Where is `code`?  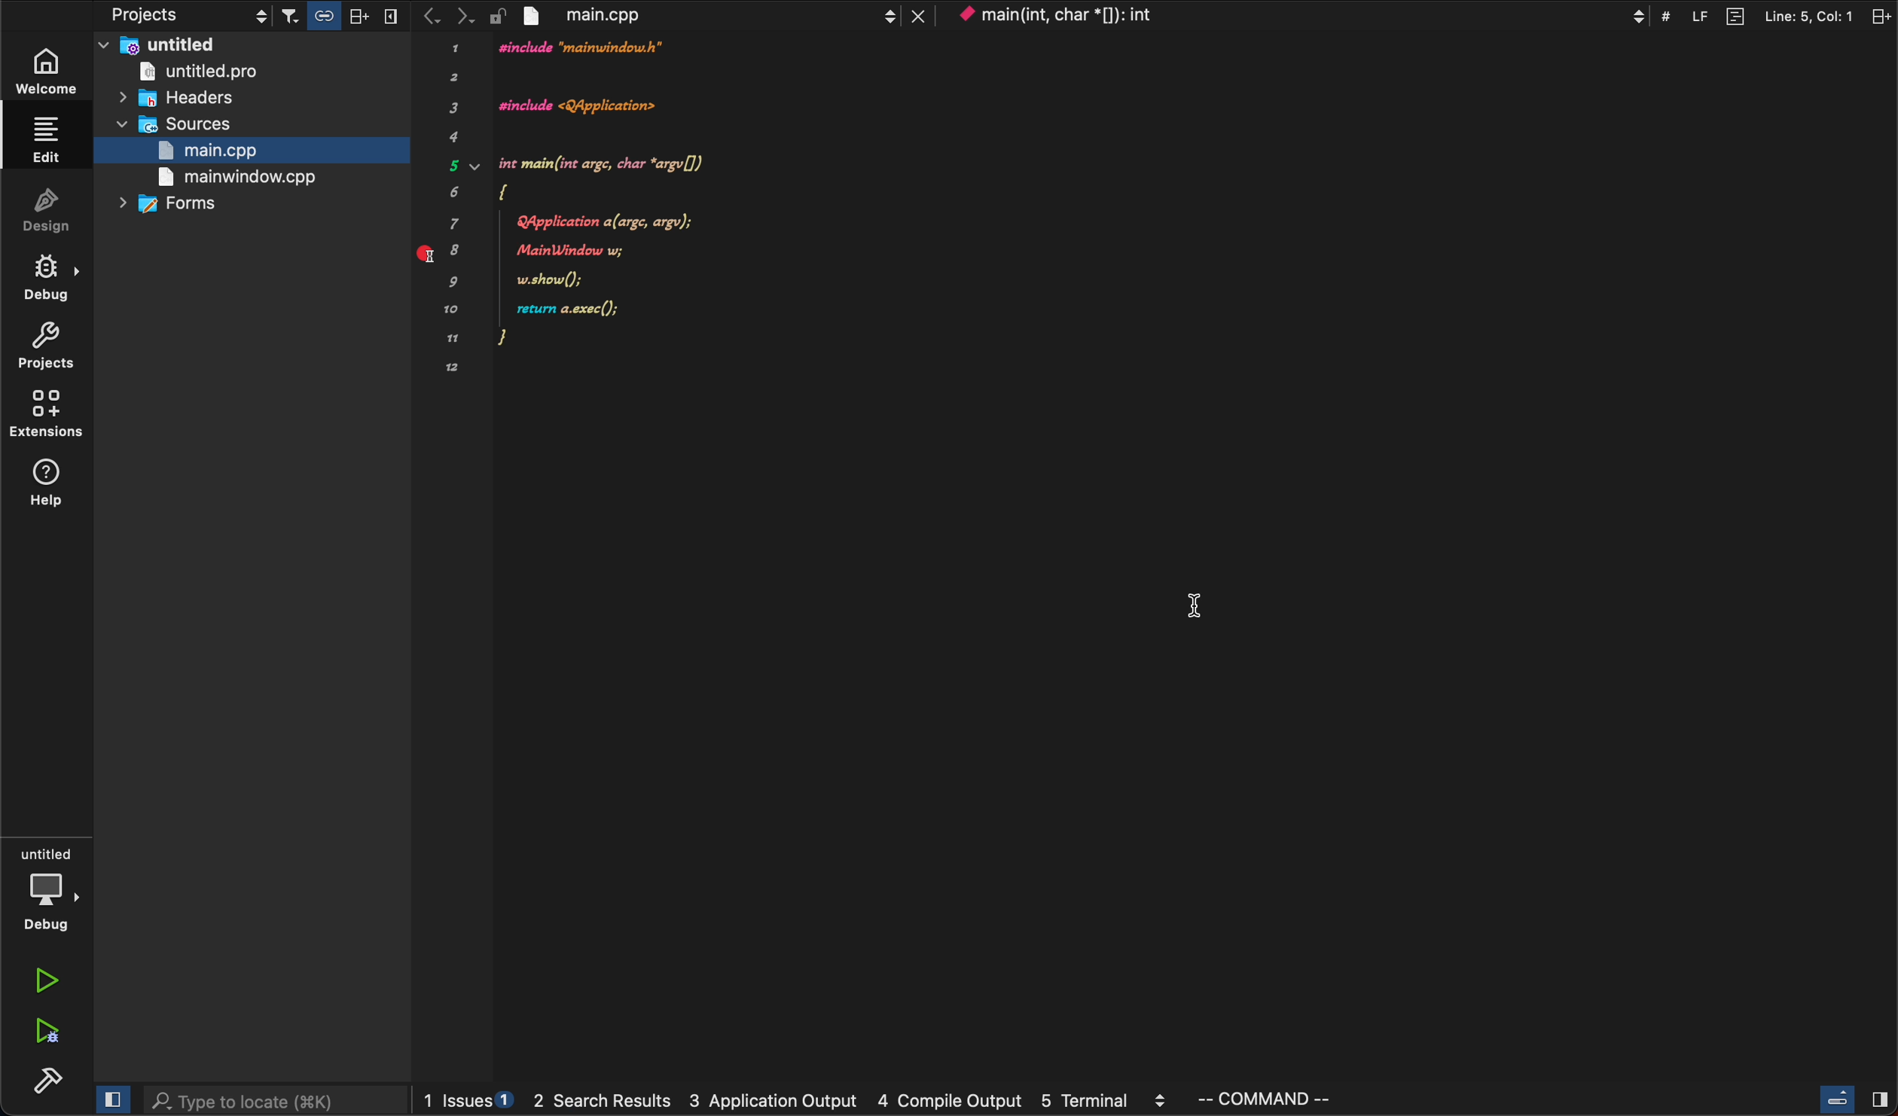
code is located at coordinates (590, 209).